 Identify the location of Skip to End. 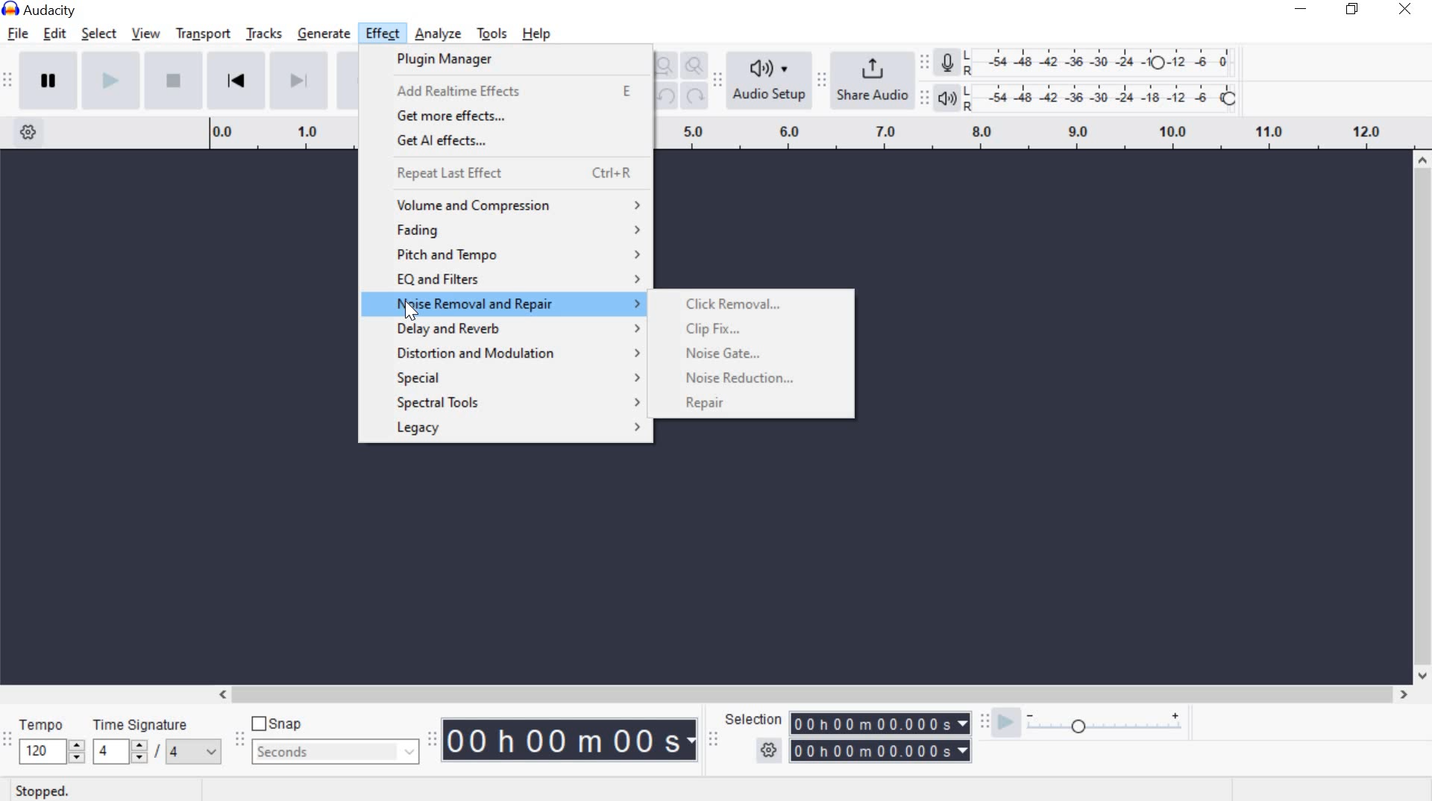
(298, 81).